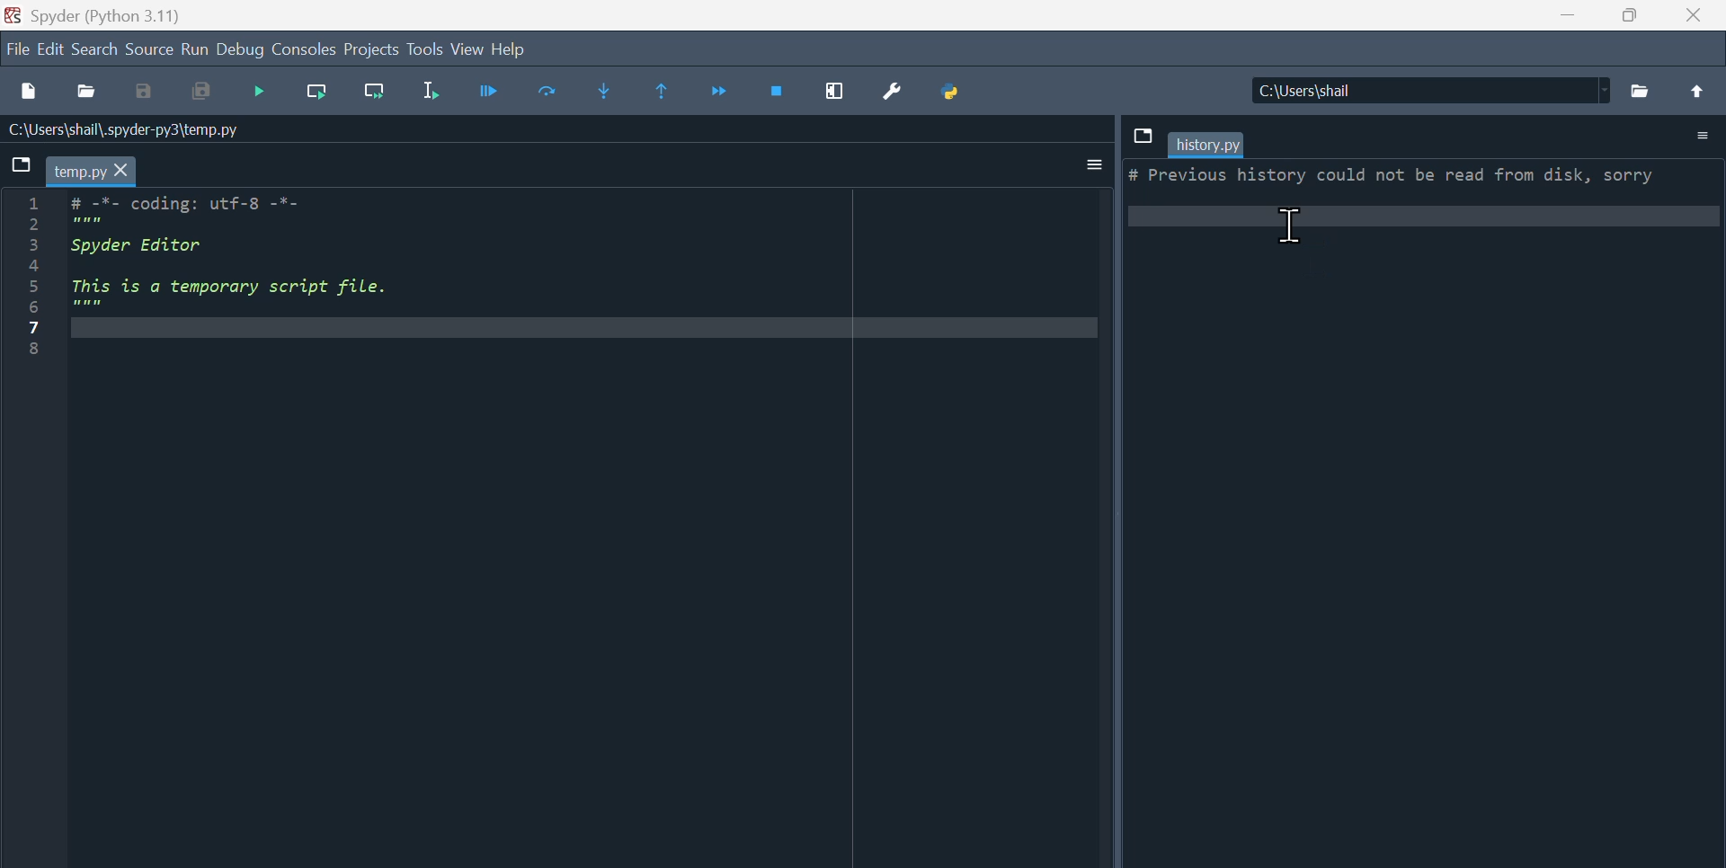 This screenshot has width=1726, height=868. I want to click on Spyder (Python 3.11), so click(110, 15).